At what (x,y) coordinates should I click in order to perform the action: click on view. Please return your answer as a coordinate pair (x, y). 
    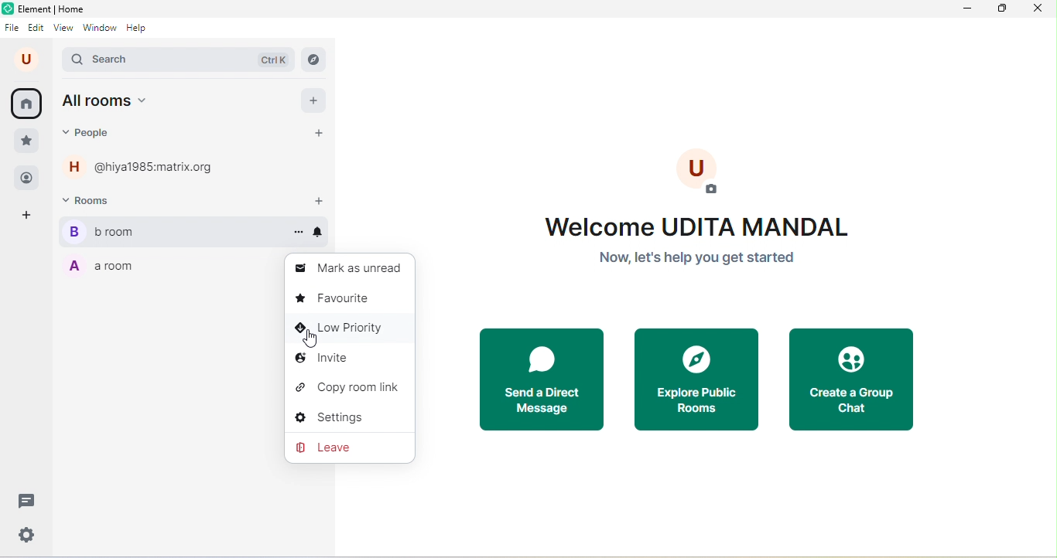
    Looking at the image, I should click on (62, 28).